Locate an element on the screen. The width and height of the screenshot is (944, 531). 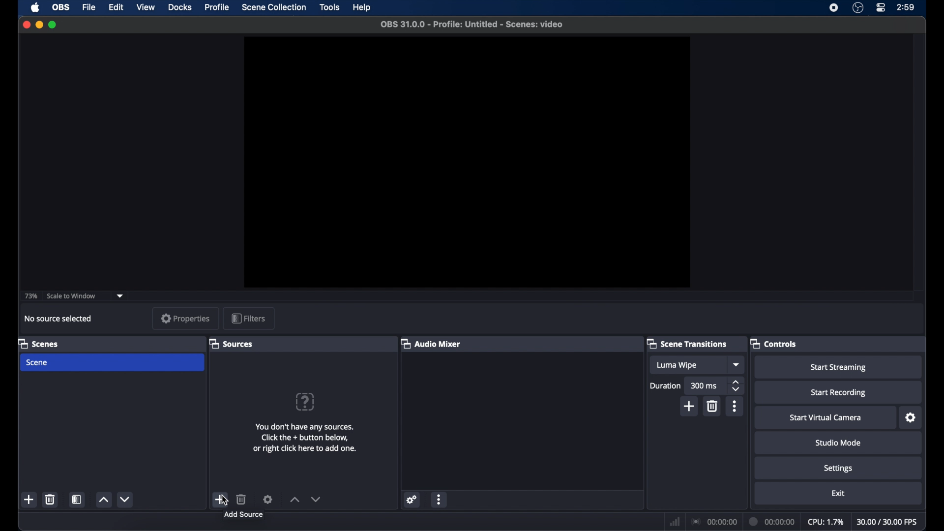
fps is located at coordinates (887, 522).